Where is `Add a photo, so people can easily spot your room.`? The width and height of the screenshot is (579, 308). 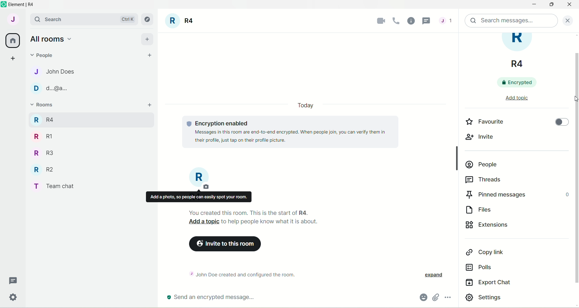
Add a photo, so people can easily spot your room. is located at coordinates (198, 197).